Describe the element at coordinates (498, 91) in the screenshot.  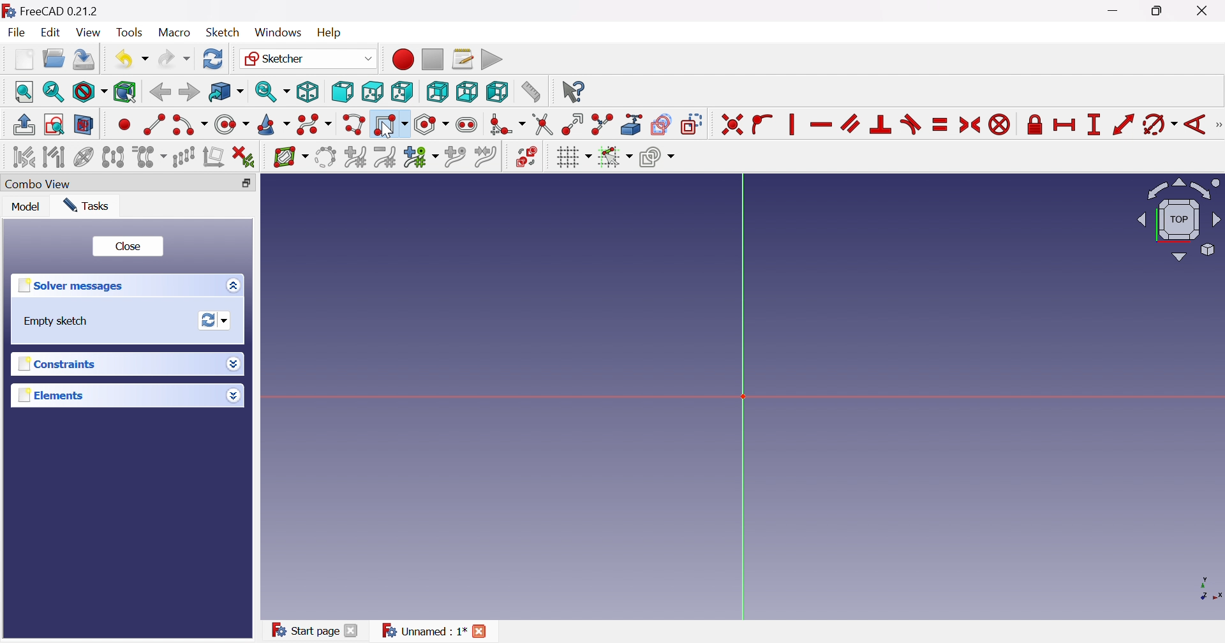
I see `Left` at that location.